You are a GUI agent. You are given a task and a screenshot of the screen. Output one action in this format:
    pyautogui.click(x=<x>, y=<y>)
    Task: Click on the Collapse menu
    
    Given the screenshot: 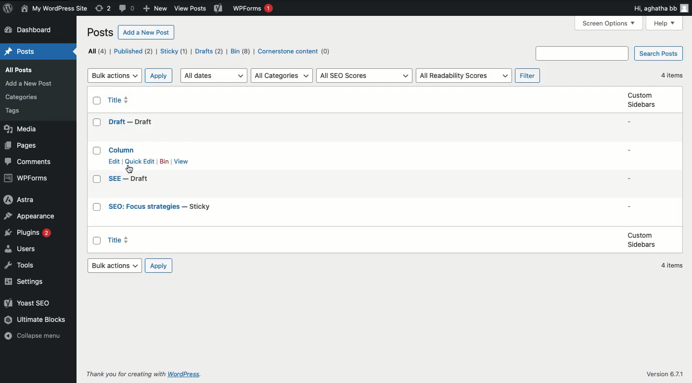 What is the action you would take?
    pyautogui.click(x=36, y=338)
    